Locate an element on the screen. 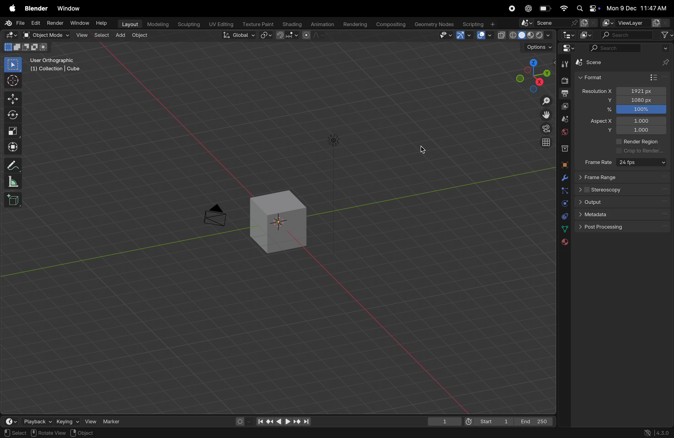 Image resolution: width=674 pixels, height=438 pixels.  is located at coordinates (238, 36).